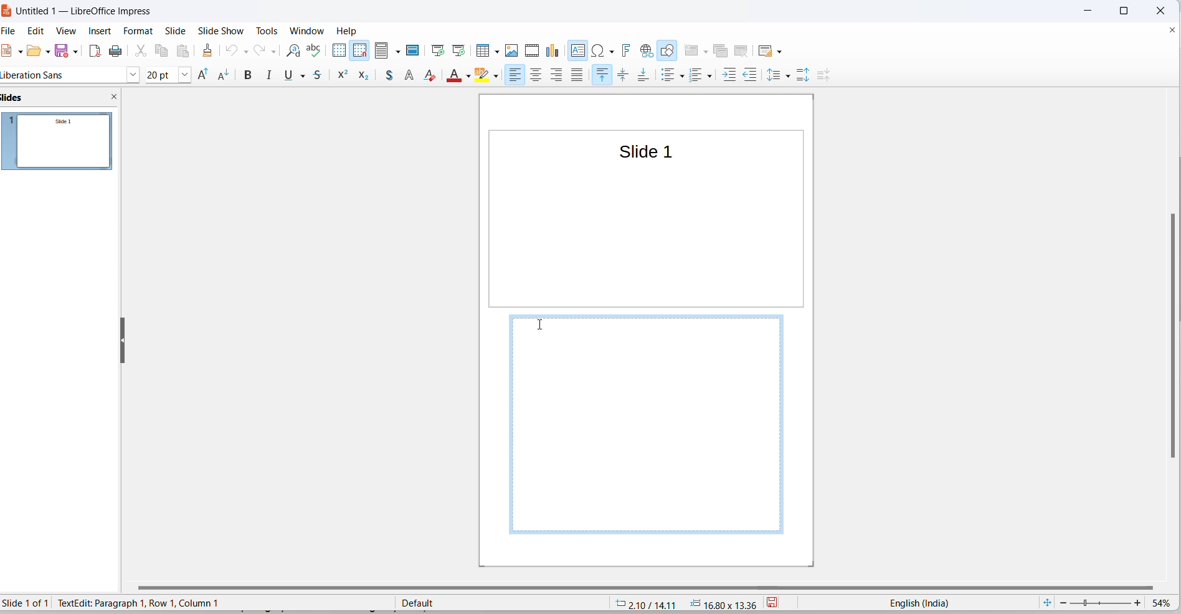 The image size is (1181, 614). Describe the element at coordinates (691, 50) in the screenshot. I see `new slide` at that location.